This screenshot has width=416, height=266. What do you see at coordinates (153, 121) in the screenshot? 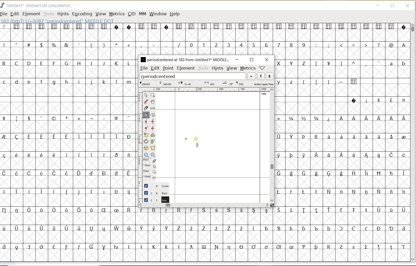
I see `add a curve point always either horizontal or vertical` at bounding box center [153, 121].